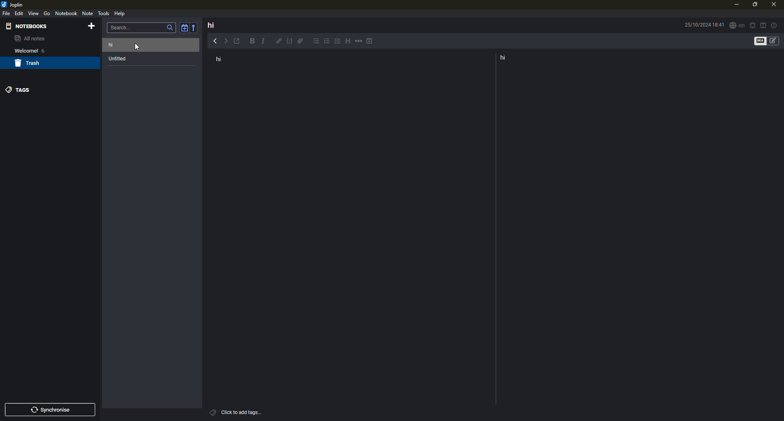 Image resolution: width=784 pixels, height=421 pixels. Describe the element at coordinates (46, 50) in the screenshot. I see `6` at that location.